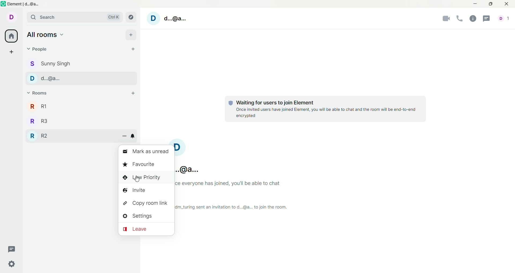  Describe the element at coordinates (142, 178) in the screenshot. I see `low priority` at that location.